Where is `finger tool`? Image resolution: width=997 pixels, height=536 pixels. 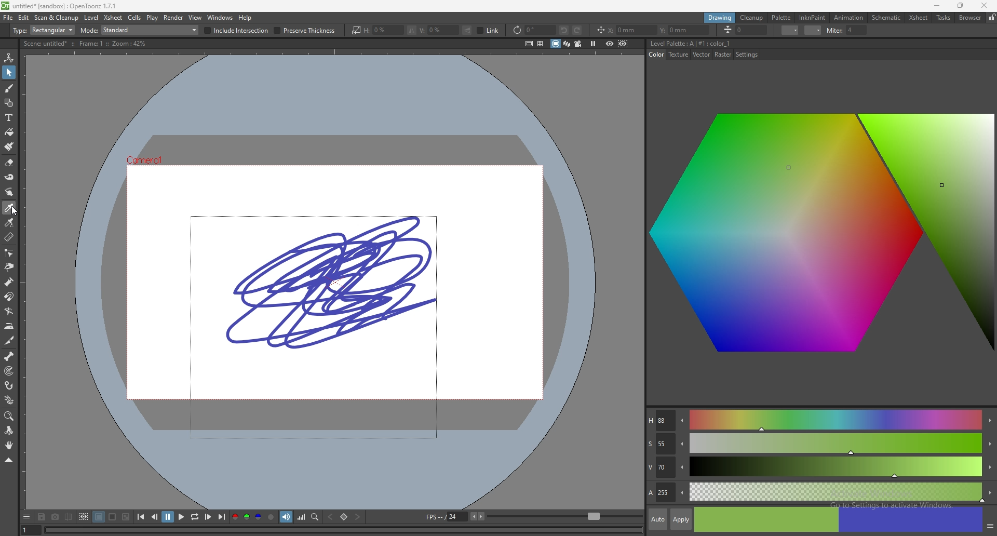
finger tool is located at coordinates (8, 192).